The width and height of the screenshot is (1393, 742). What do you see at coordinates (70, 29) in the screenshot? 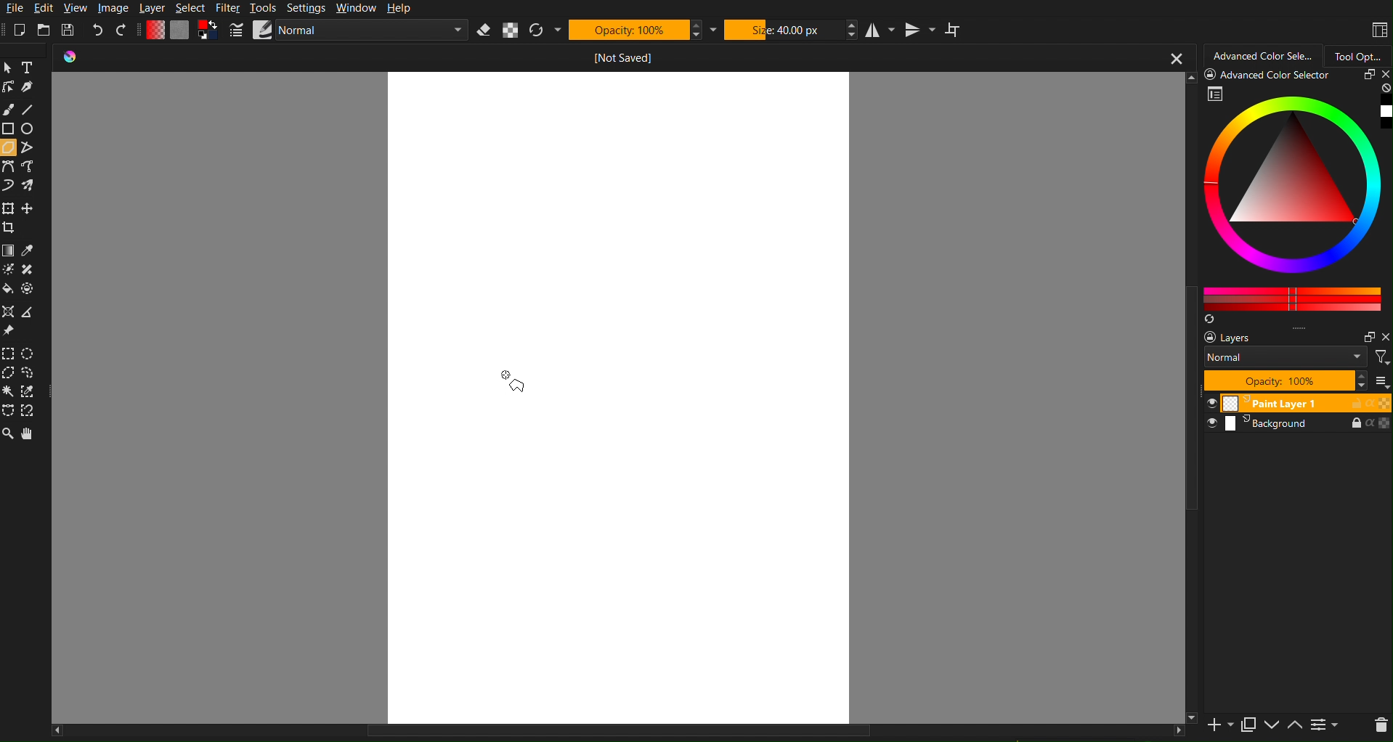
I see `Save` at bounding box center [70, 29].